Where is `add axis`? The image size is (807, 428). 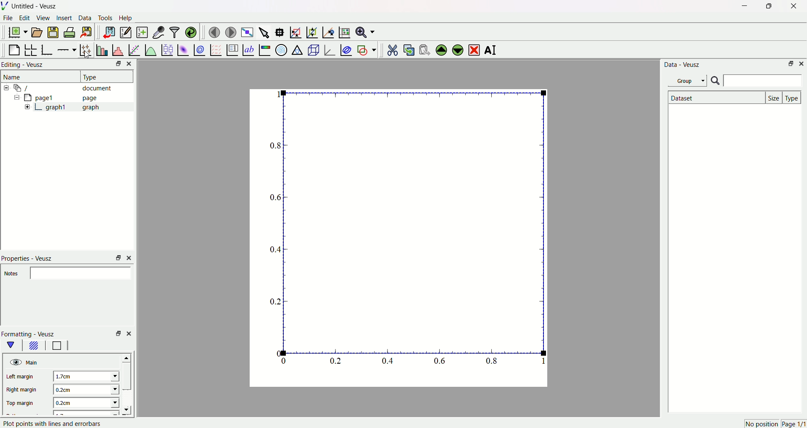
add axis is located at coordinates (67, 48).